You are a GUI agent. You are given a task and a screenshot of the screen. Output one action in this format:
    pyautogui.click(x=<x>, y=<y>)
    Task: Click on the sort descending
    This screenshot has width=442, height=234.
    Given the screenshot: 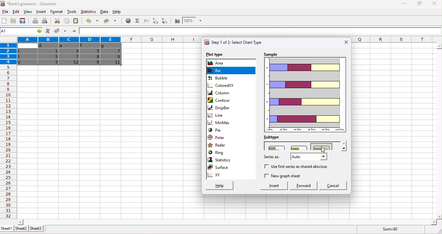 What is the action you would take?
    pyautogui.click(x=165, y=21)
    